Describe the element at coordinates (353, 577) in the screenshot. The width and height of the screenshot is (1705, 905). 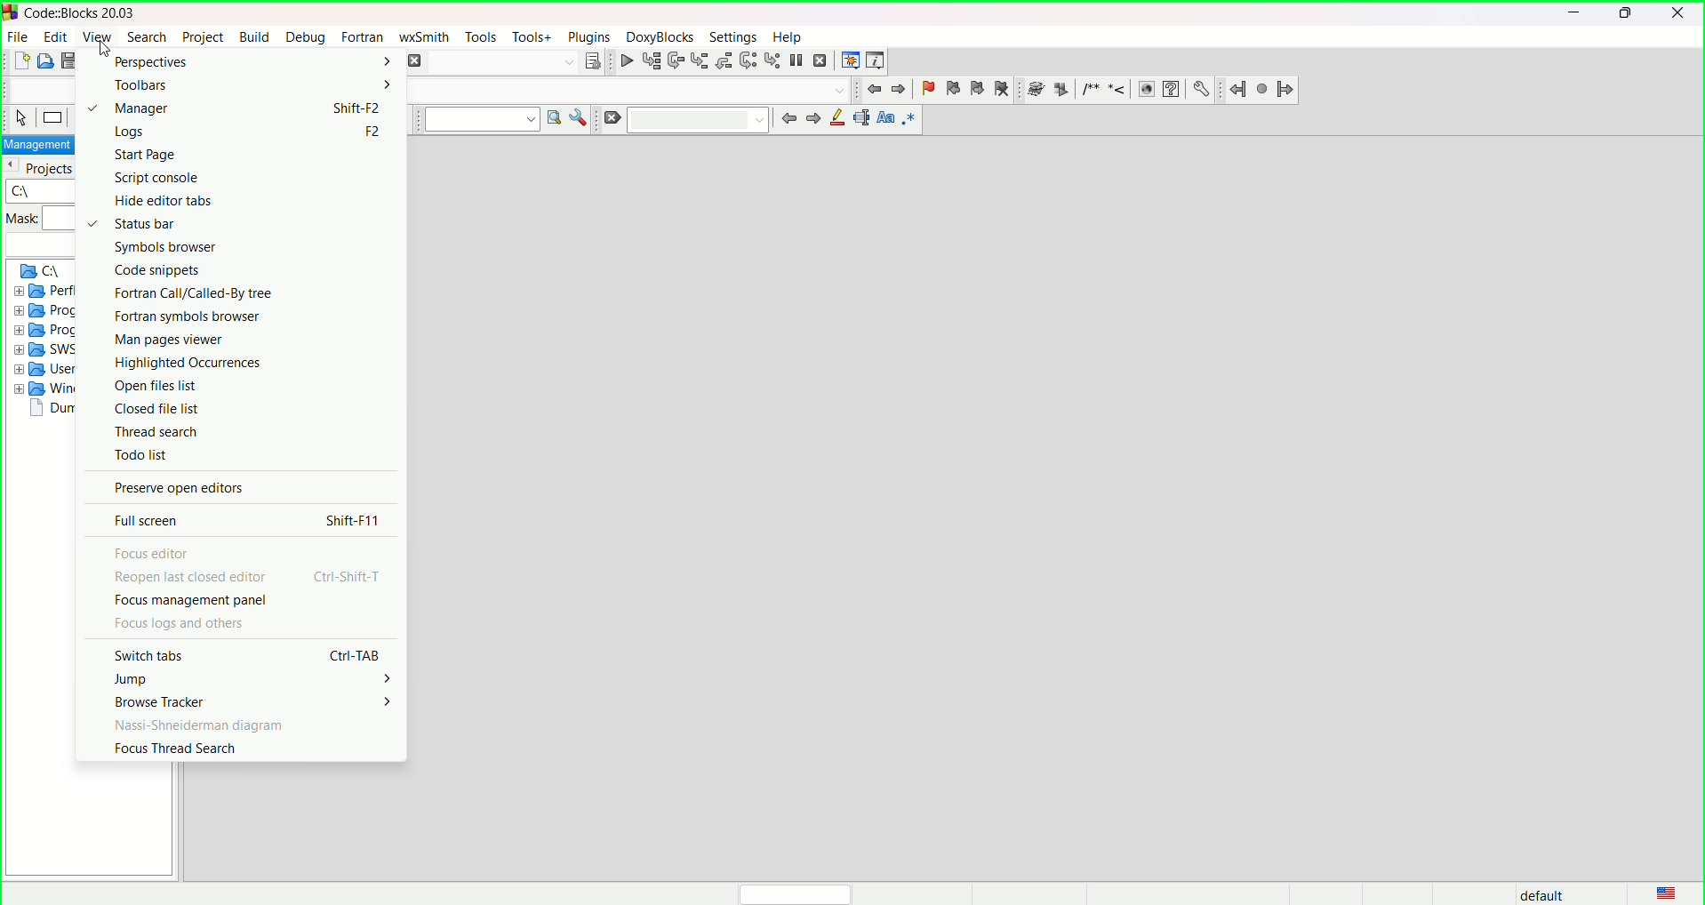
I see `ctrl+shift+T` at that location.